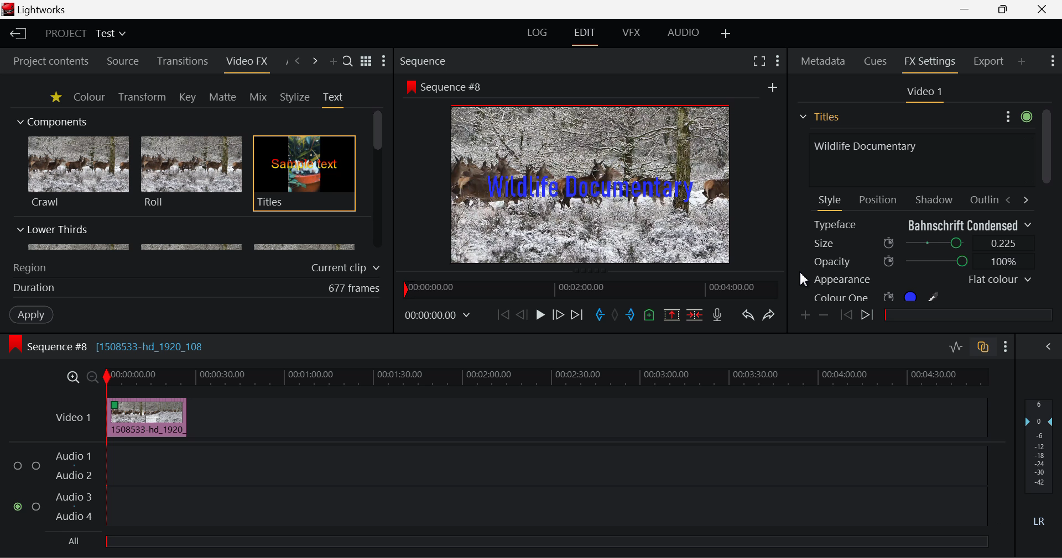 The width and height of the screenshot is (1062, 558). What do you see at coordinates (144, 418) in the screenshot?
I see `Clip Inserted` at bounding box center [144, 418].